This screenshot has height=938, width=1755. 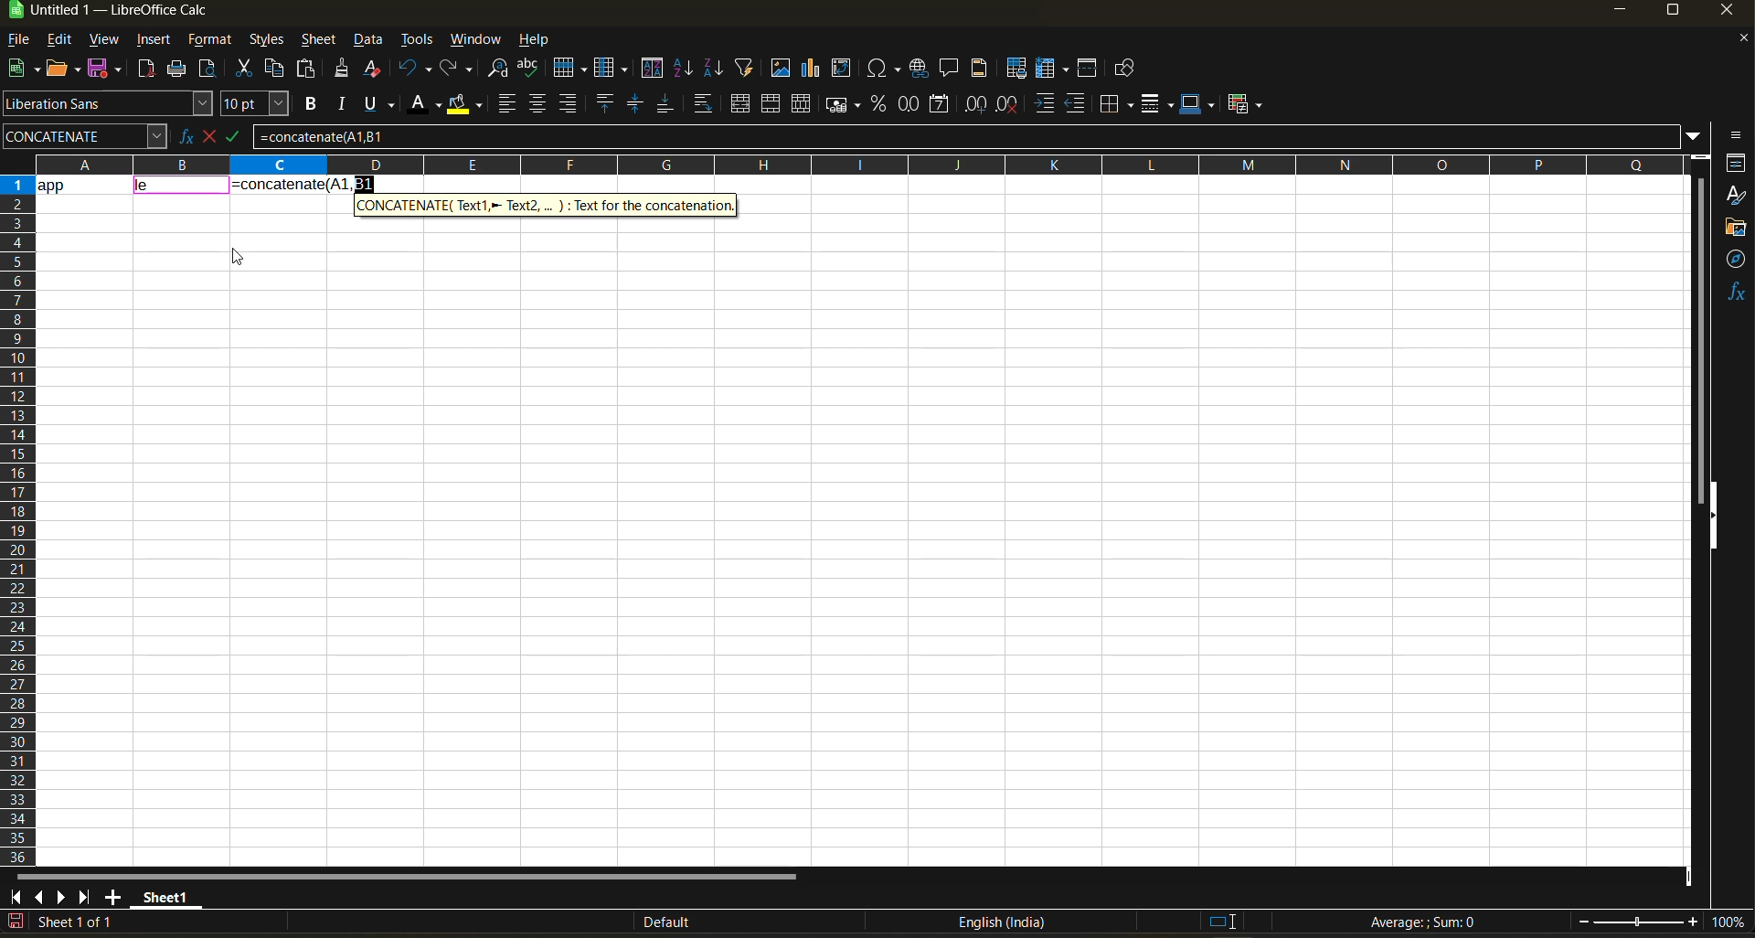 I want to click on edit, so click(x=59, y=37).